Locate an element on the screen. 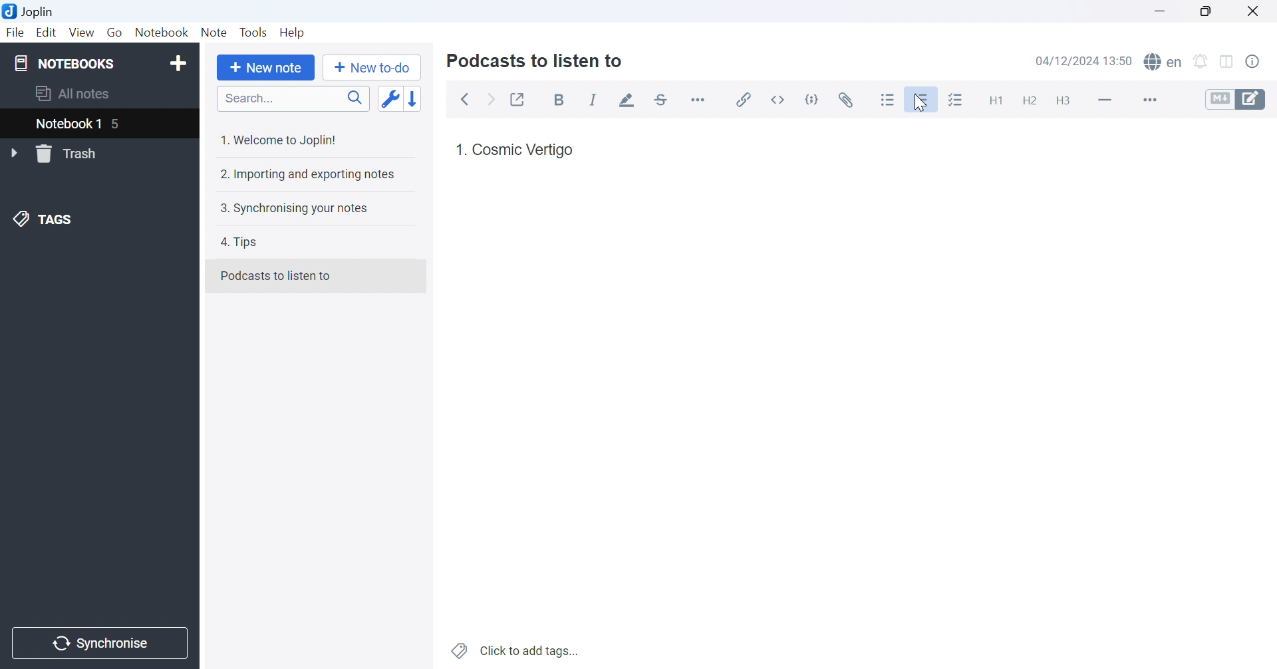  Attach file is located at coordinates (848, 98).